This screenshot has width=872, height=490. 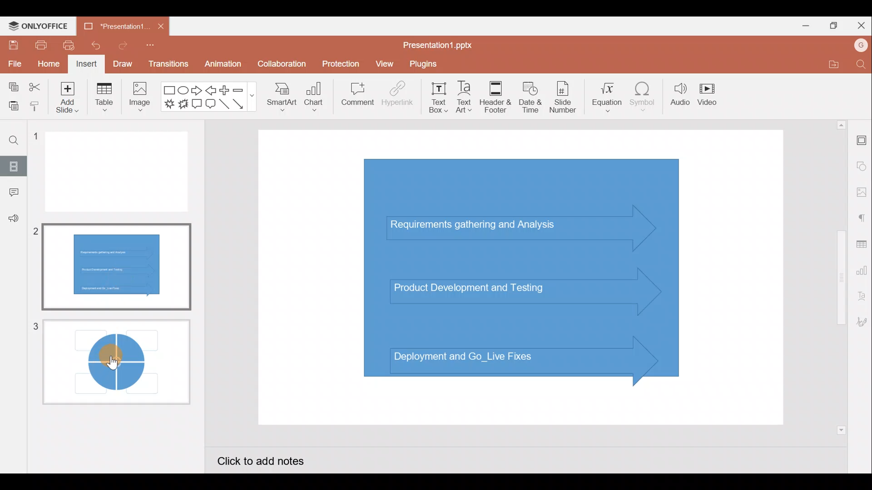 I want to click on Protection, so click(x=339, y=62).